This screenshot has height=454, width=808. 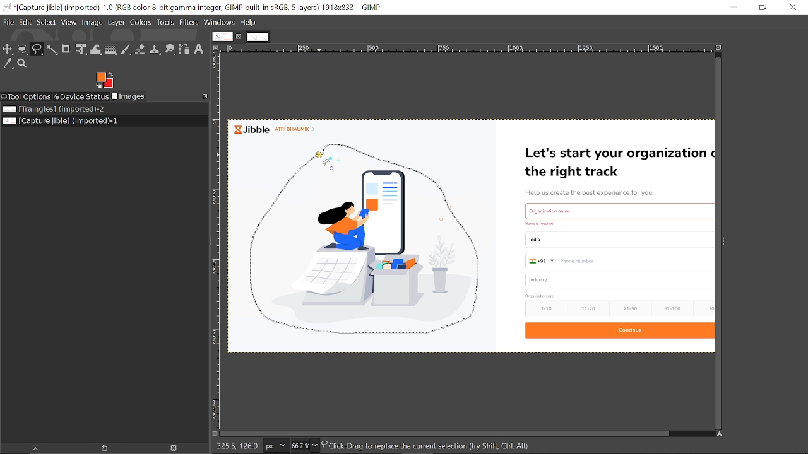 I want to click on Current image, so click(x=473, y=239).